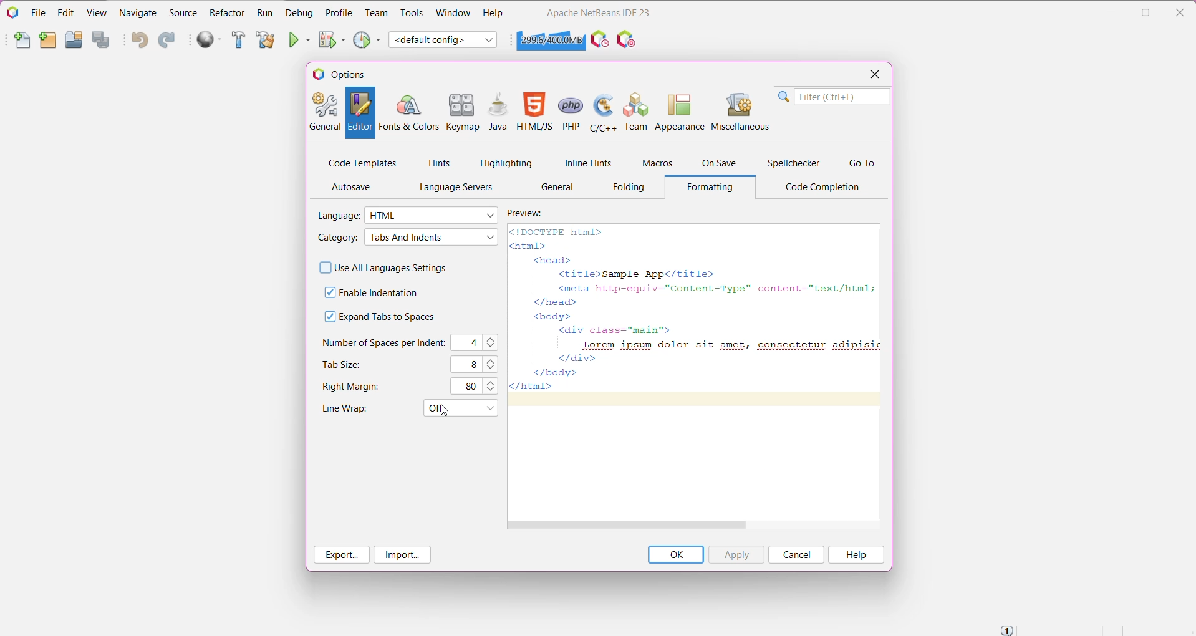 The width and height of the screenshot is (1196, 636). Describe the element at coordinates (408, 113) in the screenshot. I see `Fonts and Colors` at that location.